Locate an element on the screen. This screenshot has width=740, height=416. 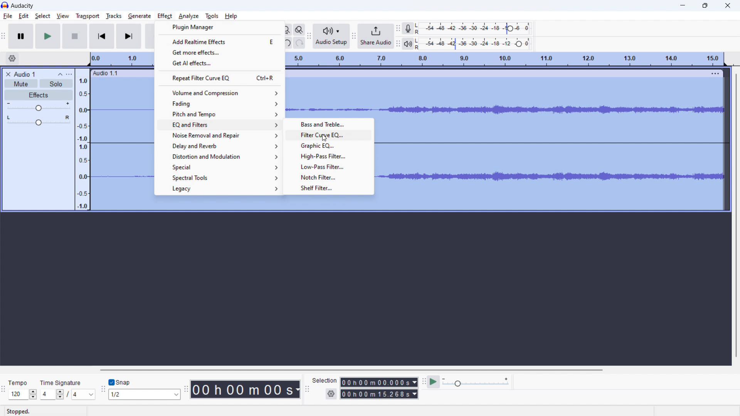
horizontal scrollbar is located at coordinates (350, 370).